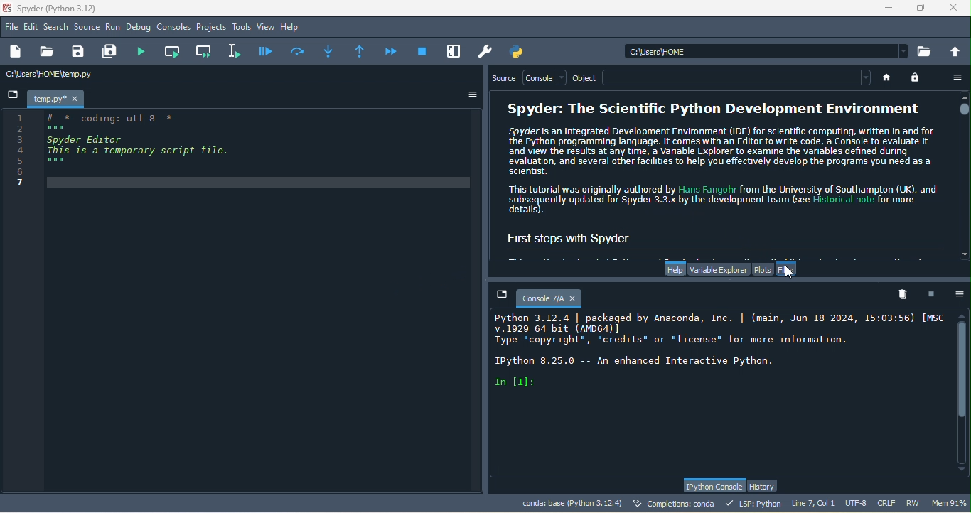 The image size is (971, 513). What do you see at coordinates (18, 52) in the screenshot?
I see `new` at bounding box center [18, 52].